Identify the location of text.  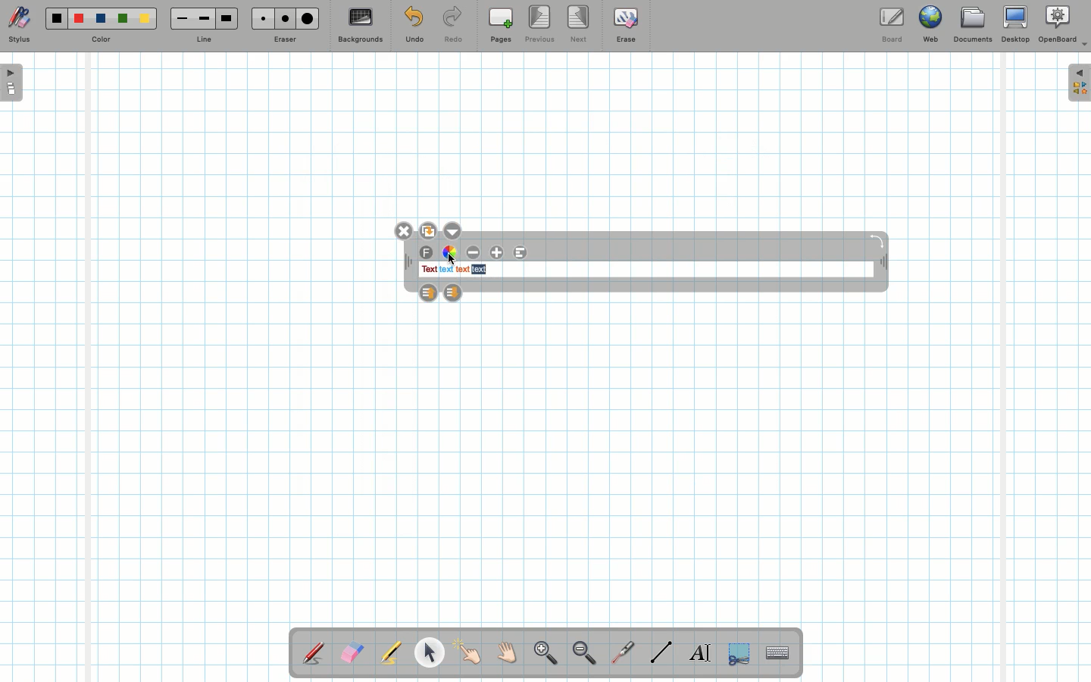
(463, 270).